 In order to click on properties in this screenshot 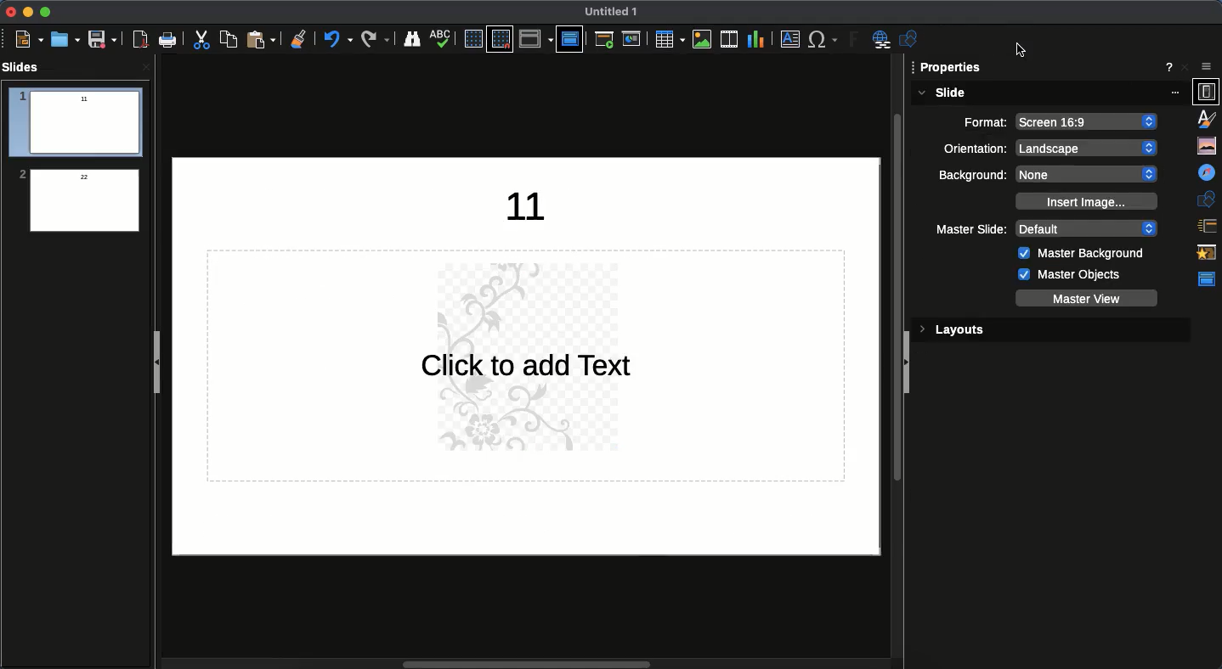, I will do `click(953, 69)`.